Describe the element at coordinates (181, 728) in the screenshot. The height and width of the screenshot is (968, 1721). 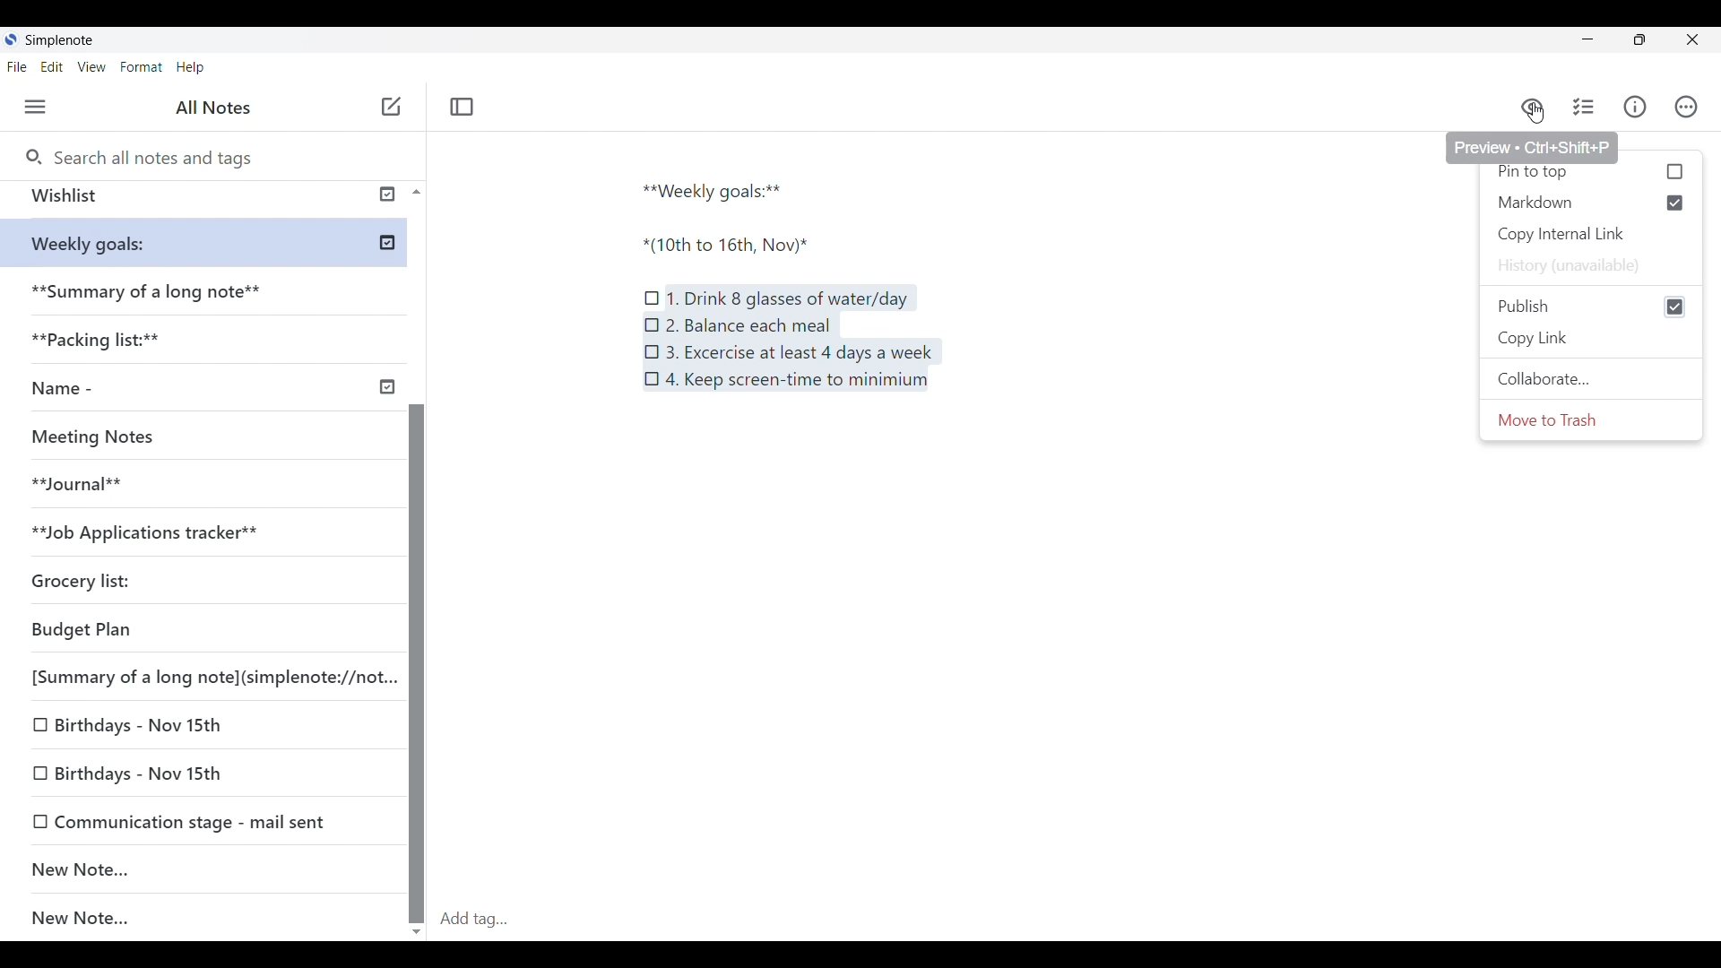
I see `Birthdays - Nov 15th` at that location.